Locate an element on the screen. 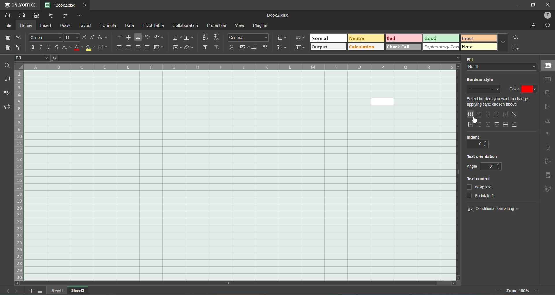 The height and width of the screenshot is (295, 555). indent is located at coordinates (478, 137).